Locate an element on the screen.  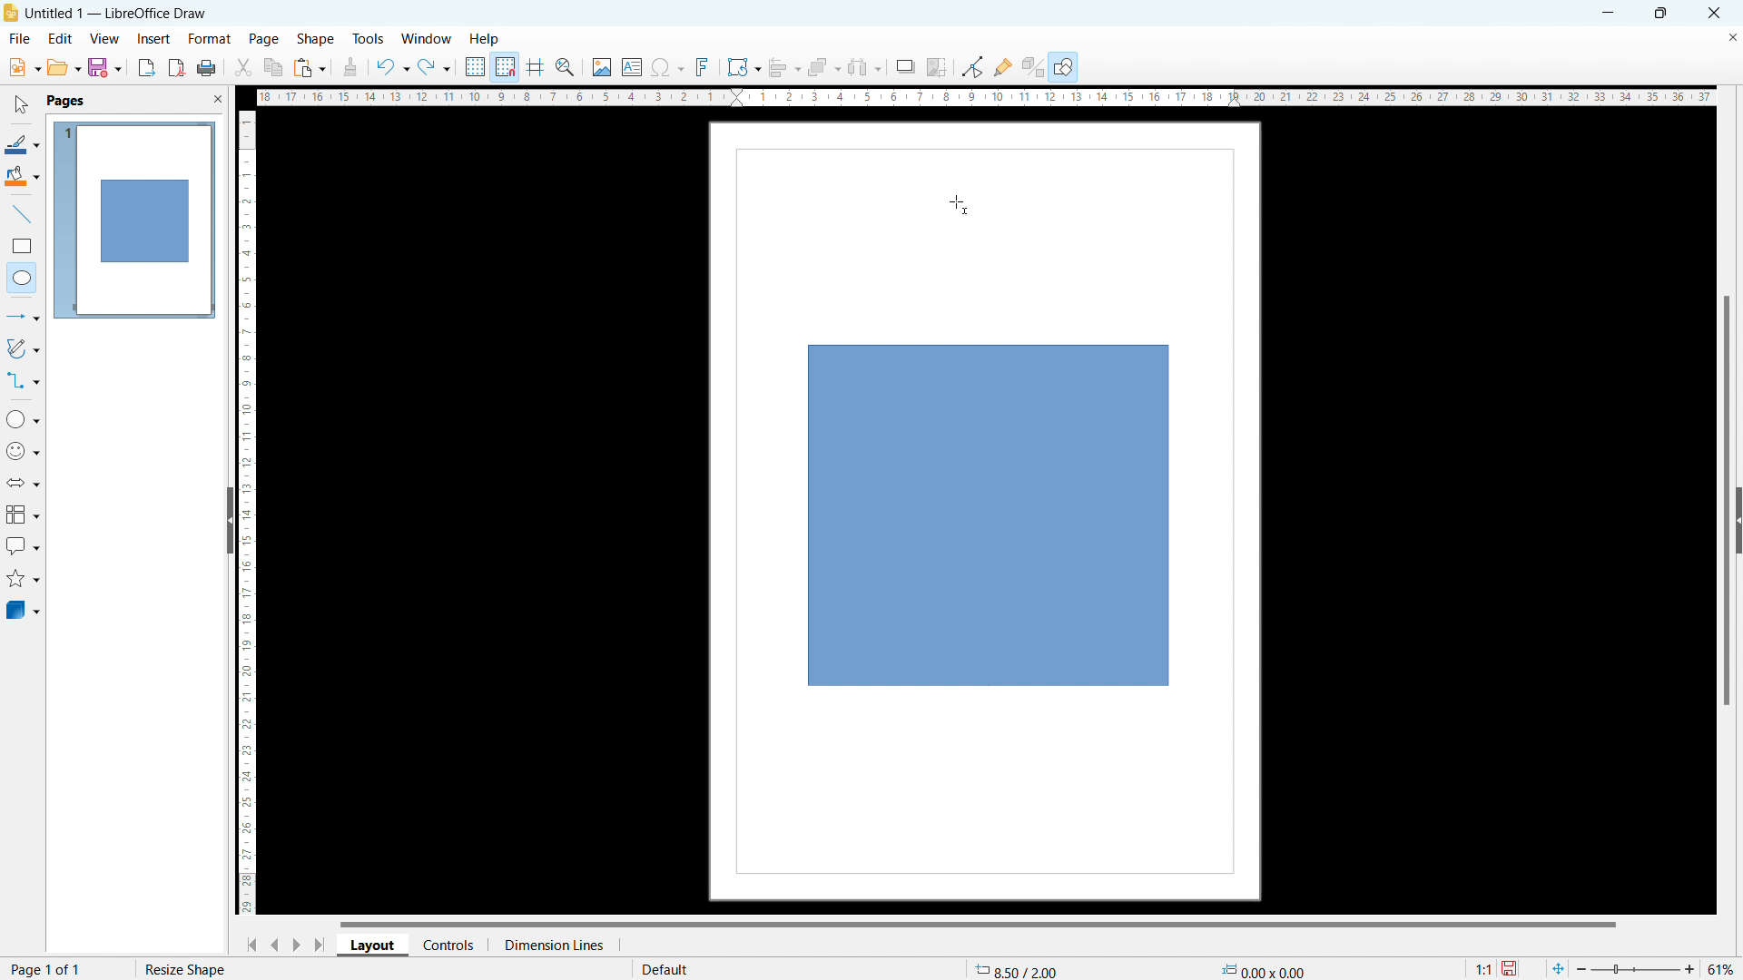
current zoom level is located at coordinates (1722, 969).